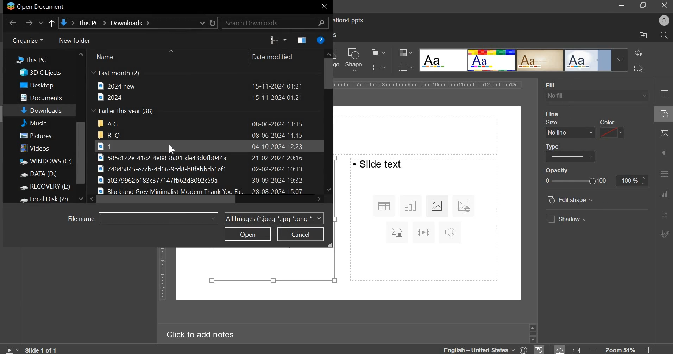 The height and width of the screenshot is (354, 673). What do you see at coordinates (643, 35) in the screenshot?
I see `file location` at bounding box center [643, 35].